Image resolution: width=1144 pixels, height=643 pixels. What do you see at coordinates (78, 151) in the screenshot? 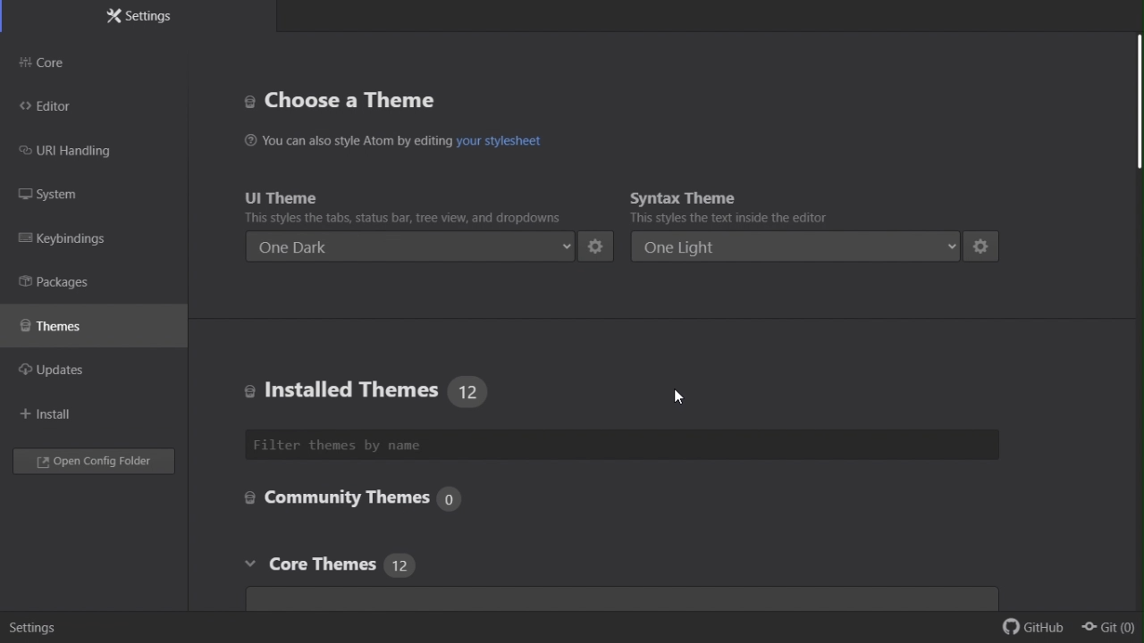
I see `FREE TRIAL EXPIREDURL handling` at bounding box center [78, 151].